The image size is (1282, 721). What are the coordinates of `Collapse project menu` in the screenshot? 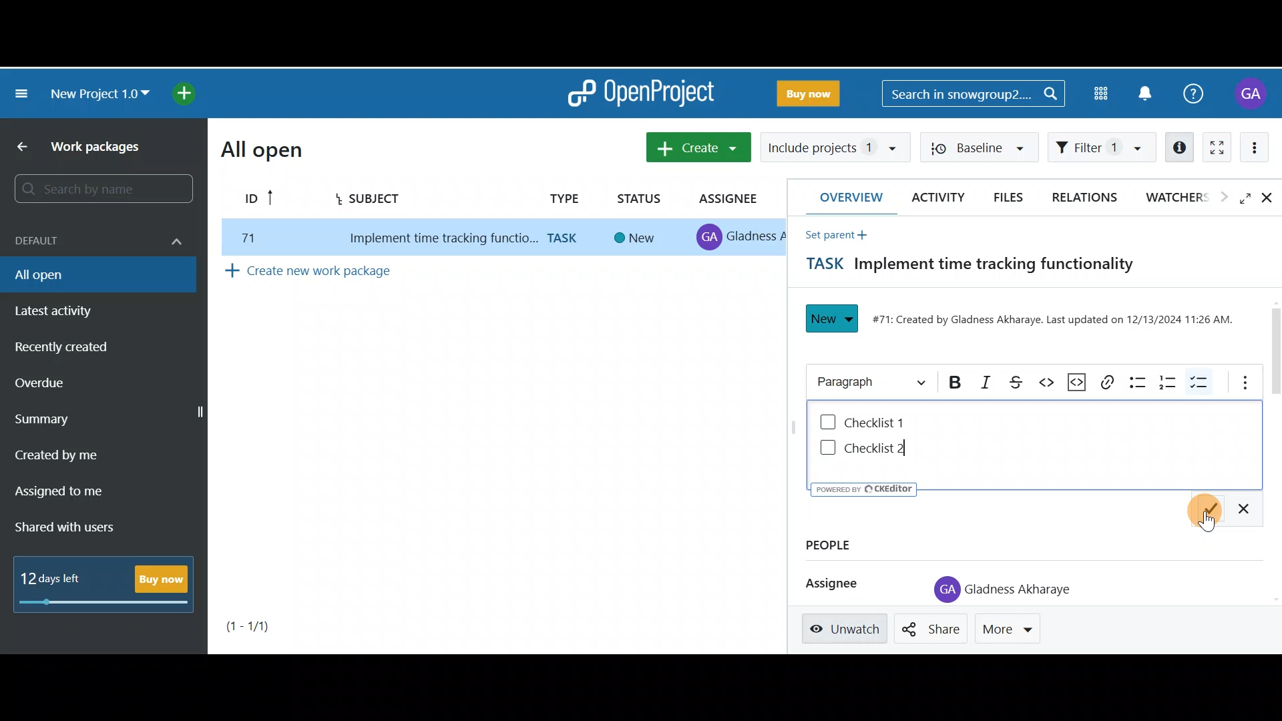 It's located at (23, 97).